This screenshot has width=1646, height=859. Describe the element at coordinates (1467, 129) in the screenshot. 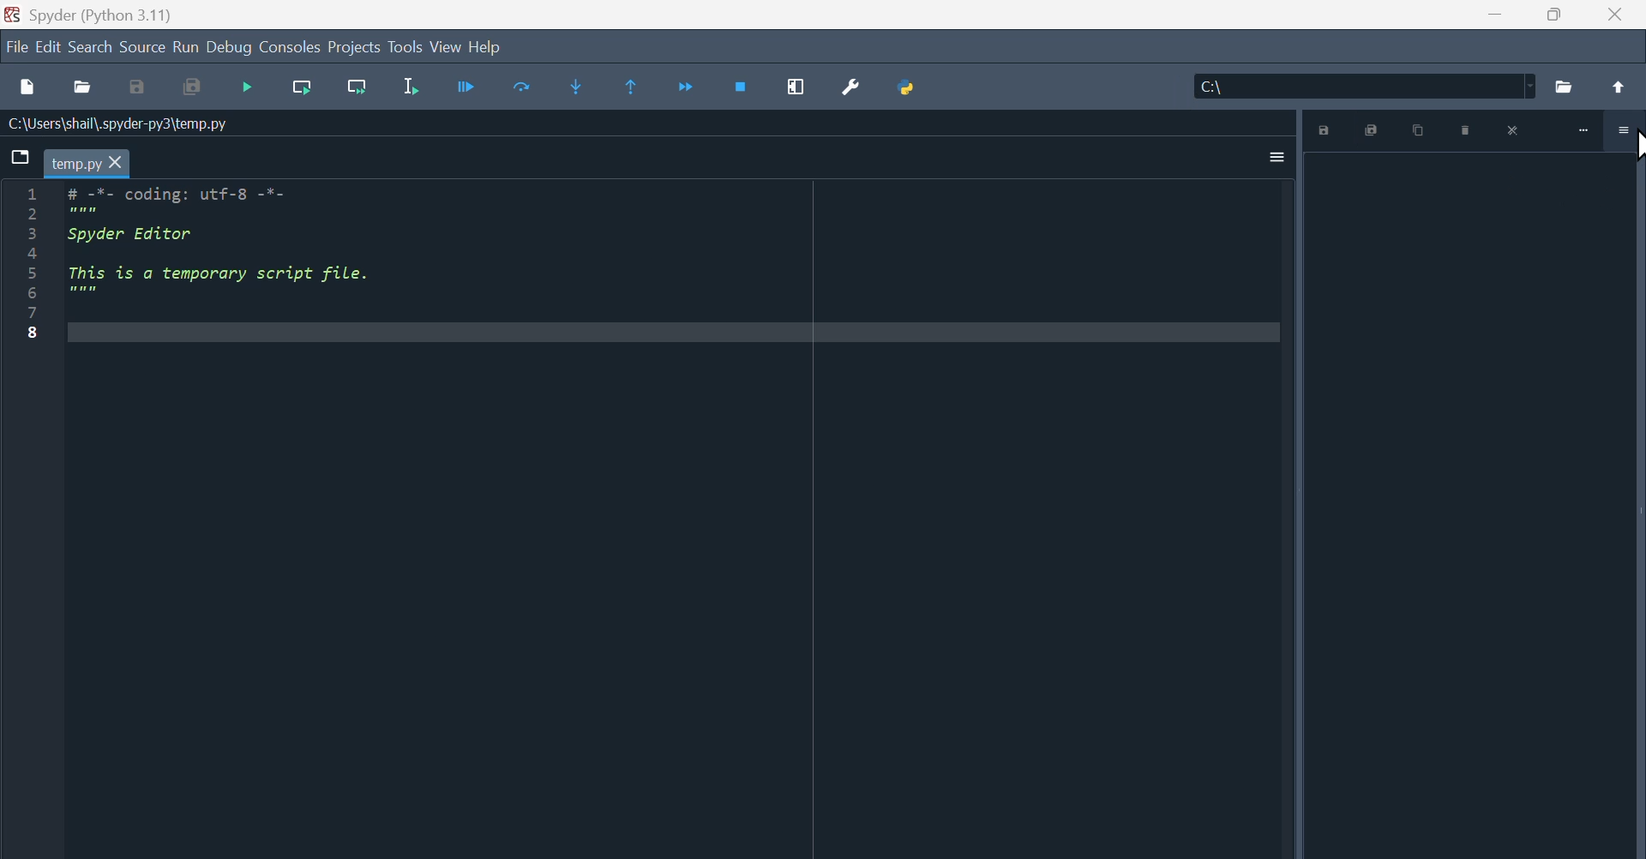

I see `Remove plot` at that location.